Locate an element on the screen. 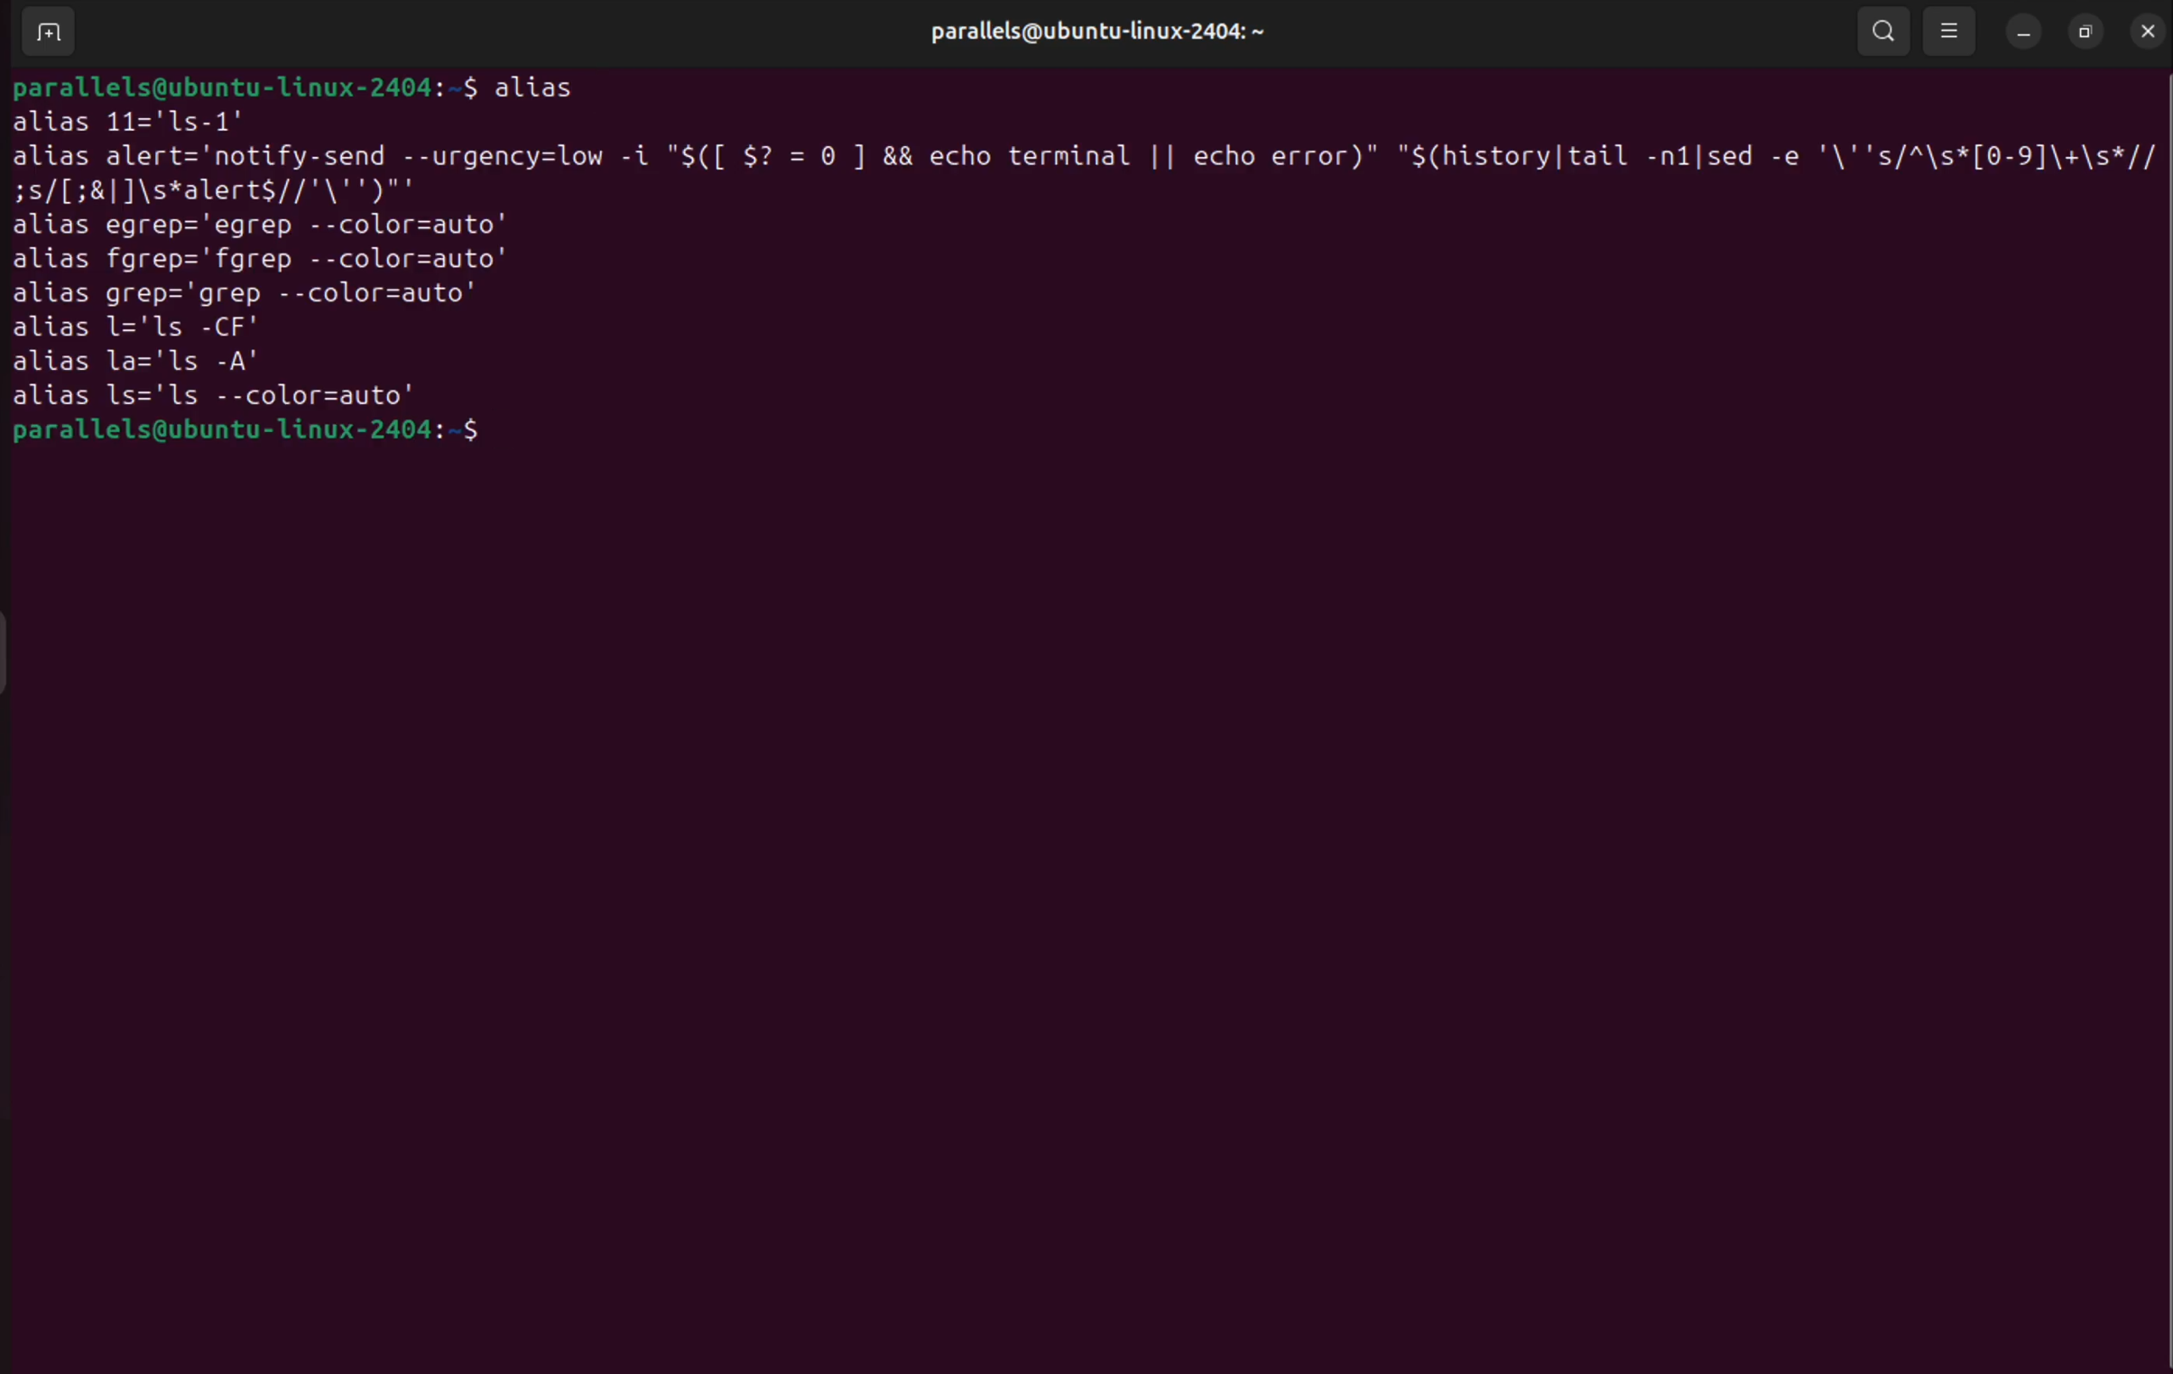  minimize is located at coordinates (2020, 31).